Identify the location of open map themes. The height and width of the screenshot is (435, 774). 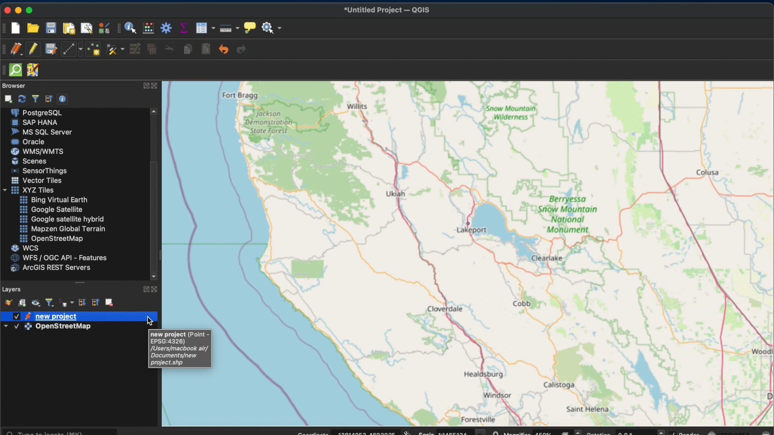
(36, 304).